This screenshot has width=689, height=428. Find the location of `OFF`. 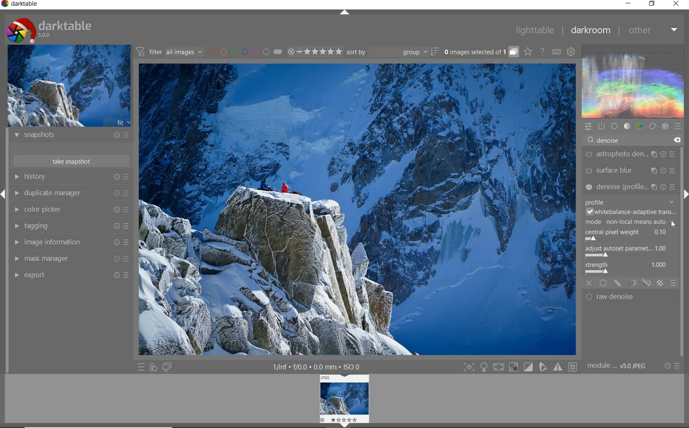

OFF is located at coordinates (589, 283).